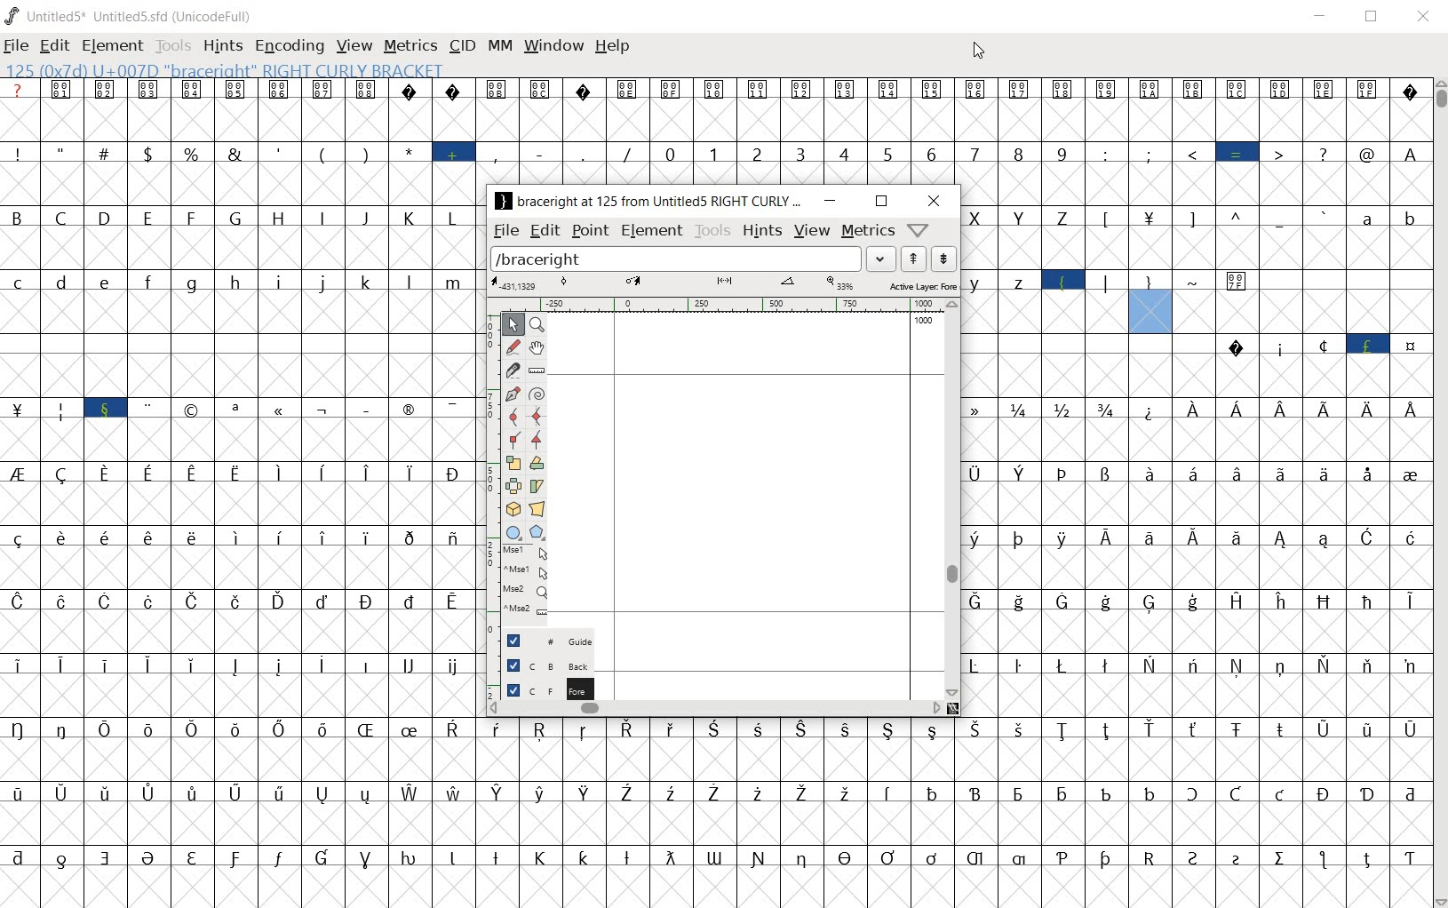 The height and width of the screenshot is (908, 1448). I want to click on 125 (0X7b) U+007D "braceright" RIGHT CURLY BRACKET, so click(221, 69).